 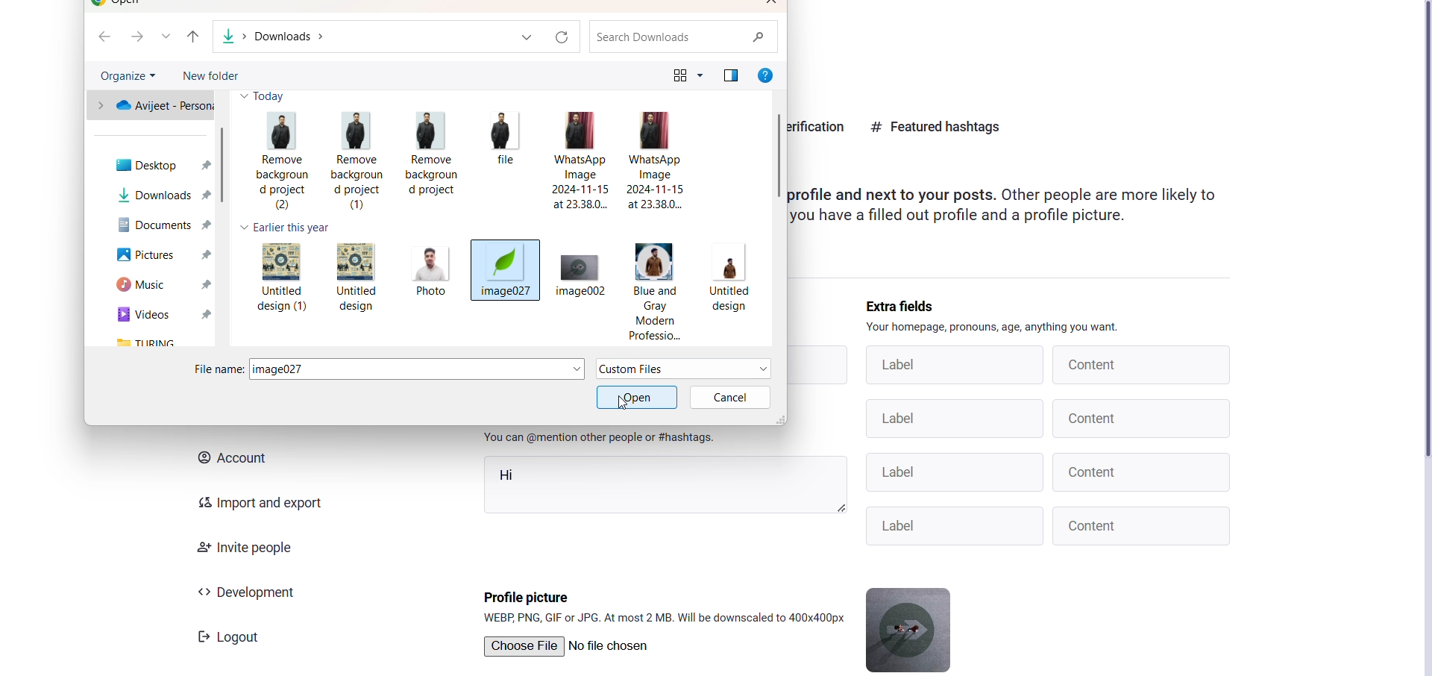 What do you see at coordinates (242, 548) in the screenshot?
I see `invite people` at bounding box center [242, 548].